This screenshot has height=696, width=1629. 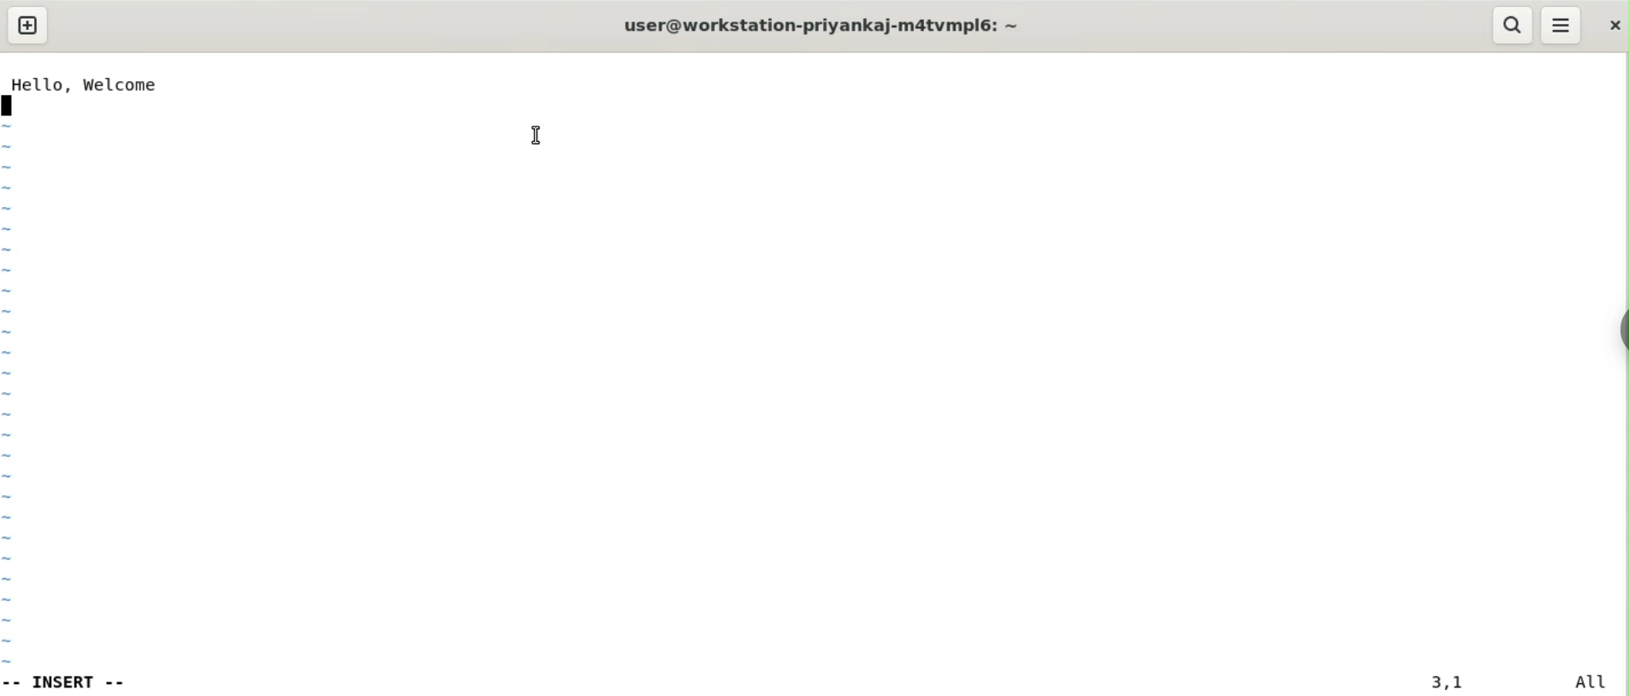 What do you see at coordinates (1611, 26) in the screenshot?
I see `close` at bounding box center [1611, 26].